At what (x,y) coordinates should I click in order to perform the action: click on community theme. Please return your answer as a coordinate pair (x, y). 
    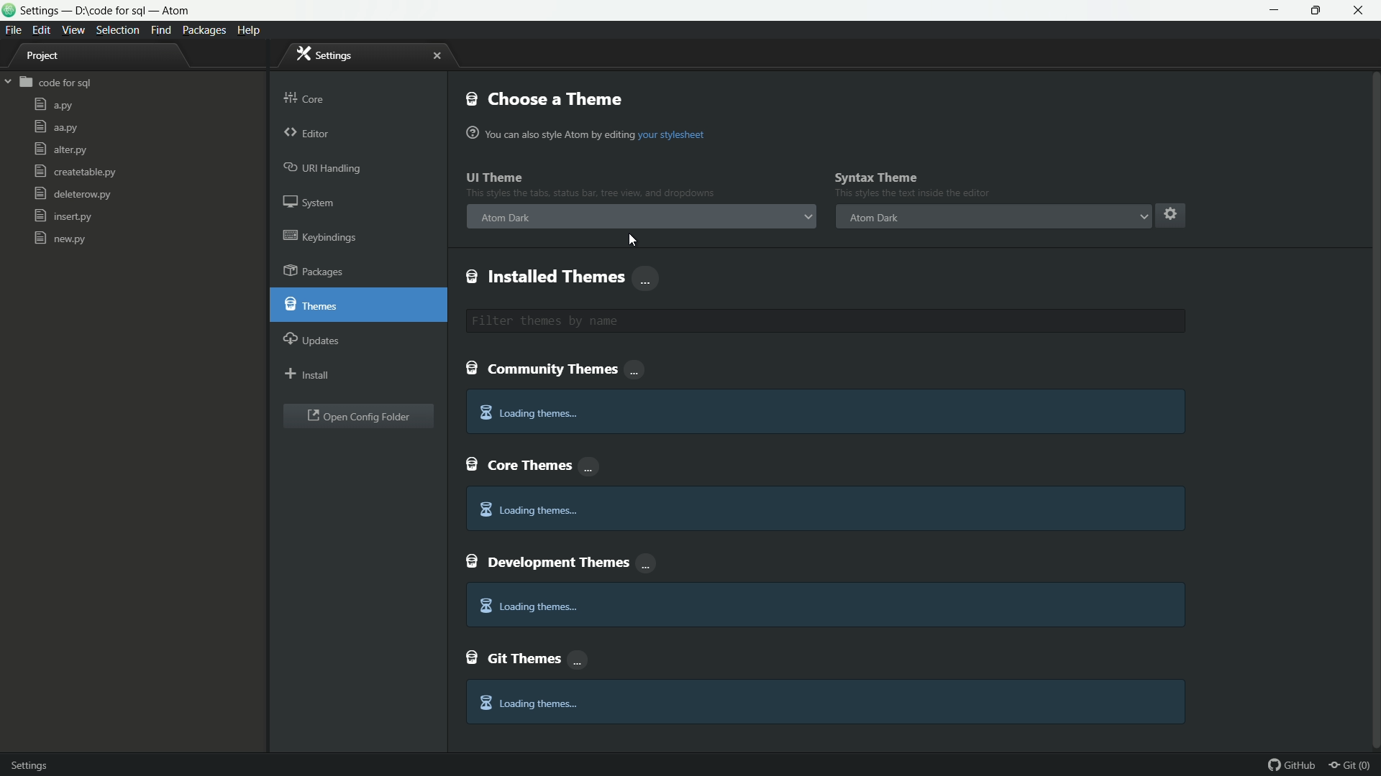
    Looking at the image, I should click on (558, 370).